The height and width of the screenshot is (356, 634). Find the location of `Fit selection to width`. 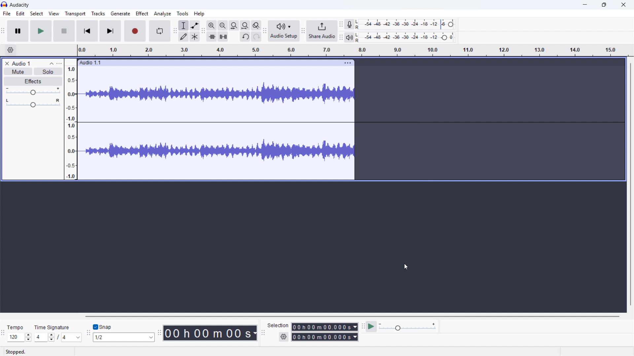

Fit selection to width is located at coordinates (234, 25).